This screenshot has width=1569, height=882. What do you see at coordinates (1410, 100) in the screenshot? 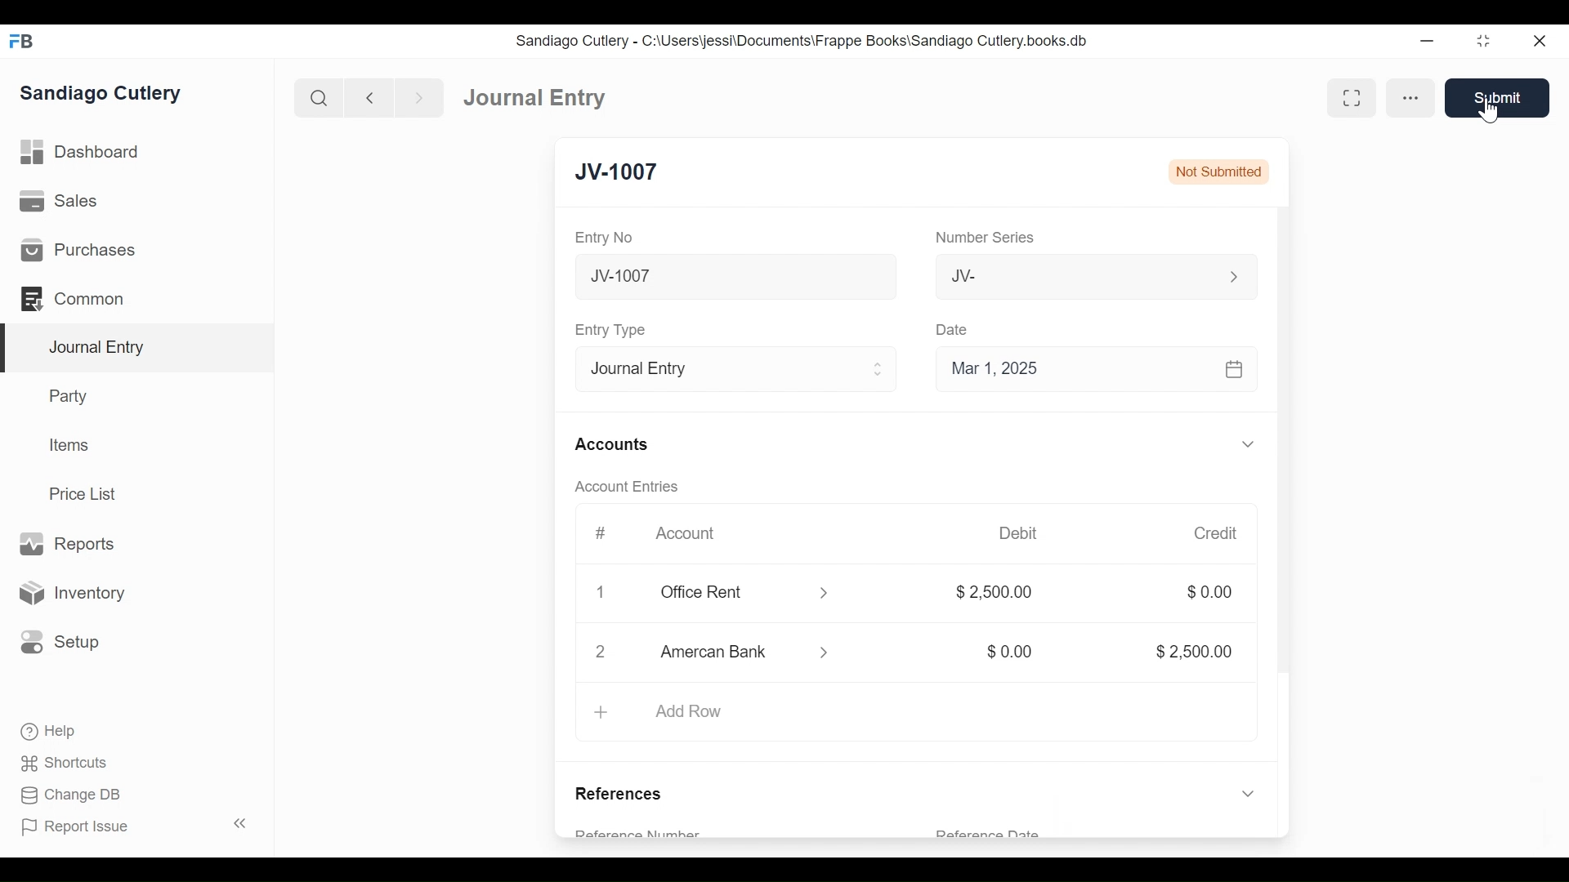
I see `more options` at bounding box center [1410, 100].